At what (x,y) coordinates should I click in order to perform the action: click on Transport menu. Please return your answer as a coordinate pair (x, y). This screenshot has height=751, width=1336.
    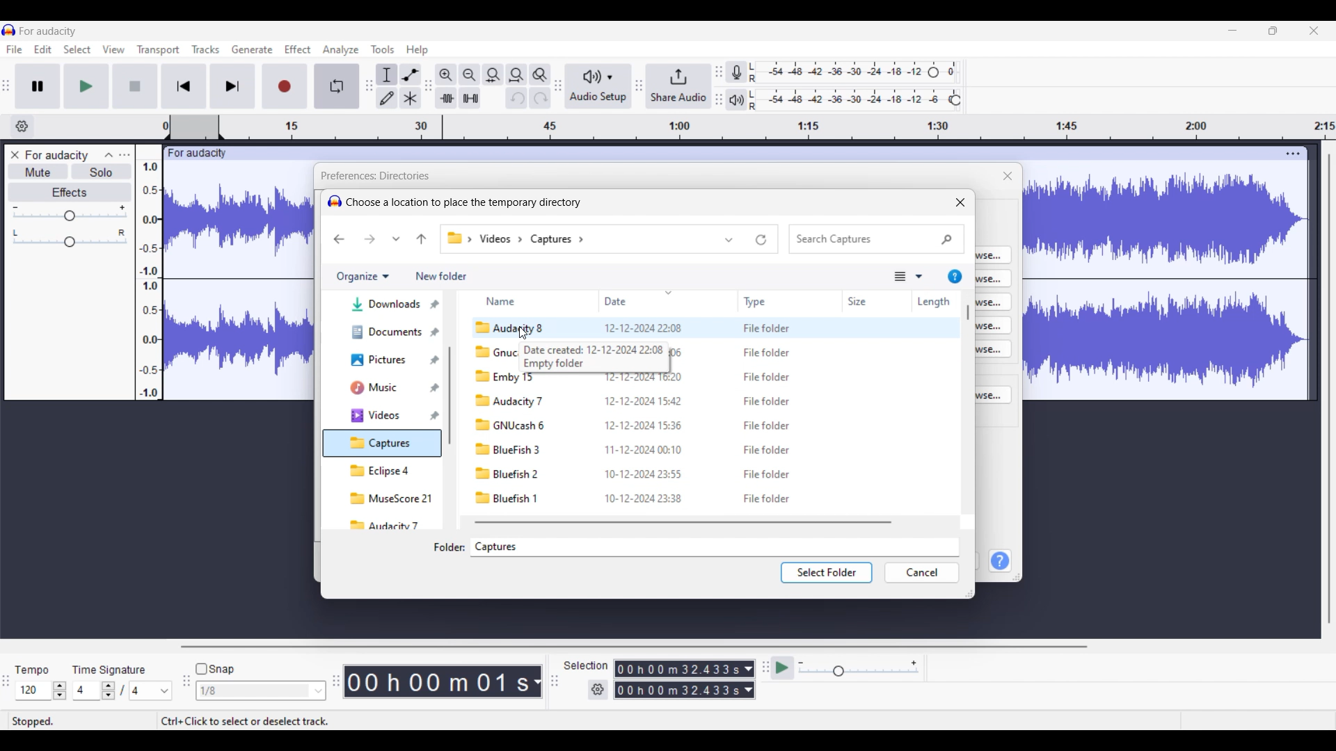
    Looking at the image, I should click on (159, 50).